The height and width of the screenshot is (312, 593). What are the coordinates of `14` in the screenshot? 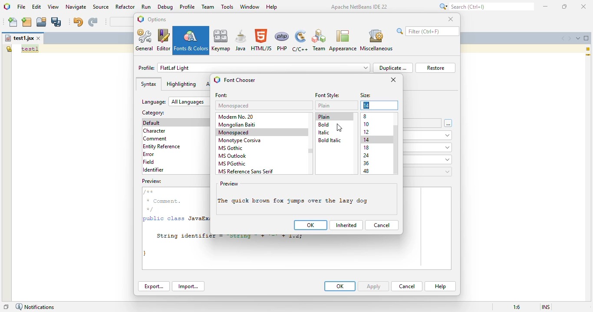 It's located at (367, 105).